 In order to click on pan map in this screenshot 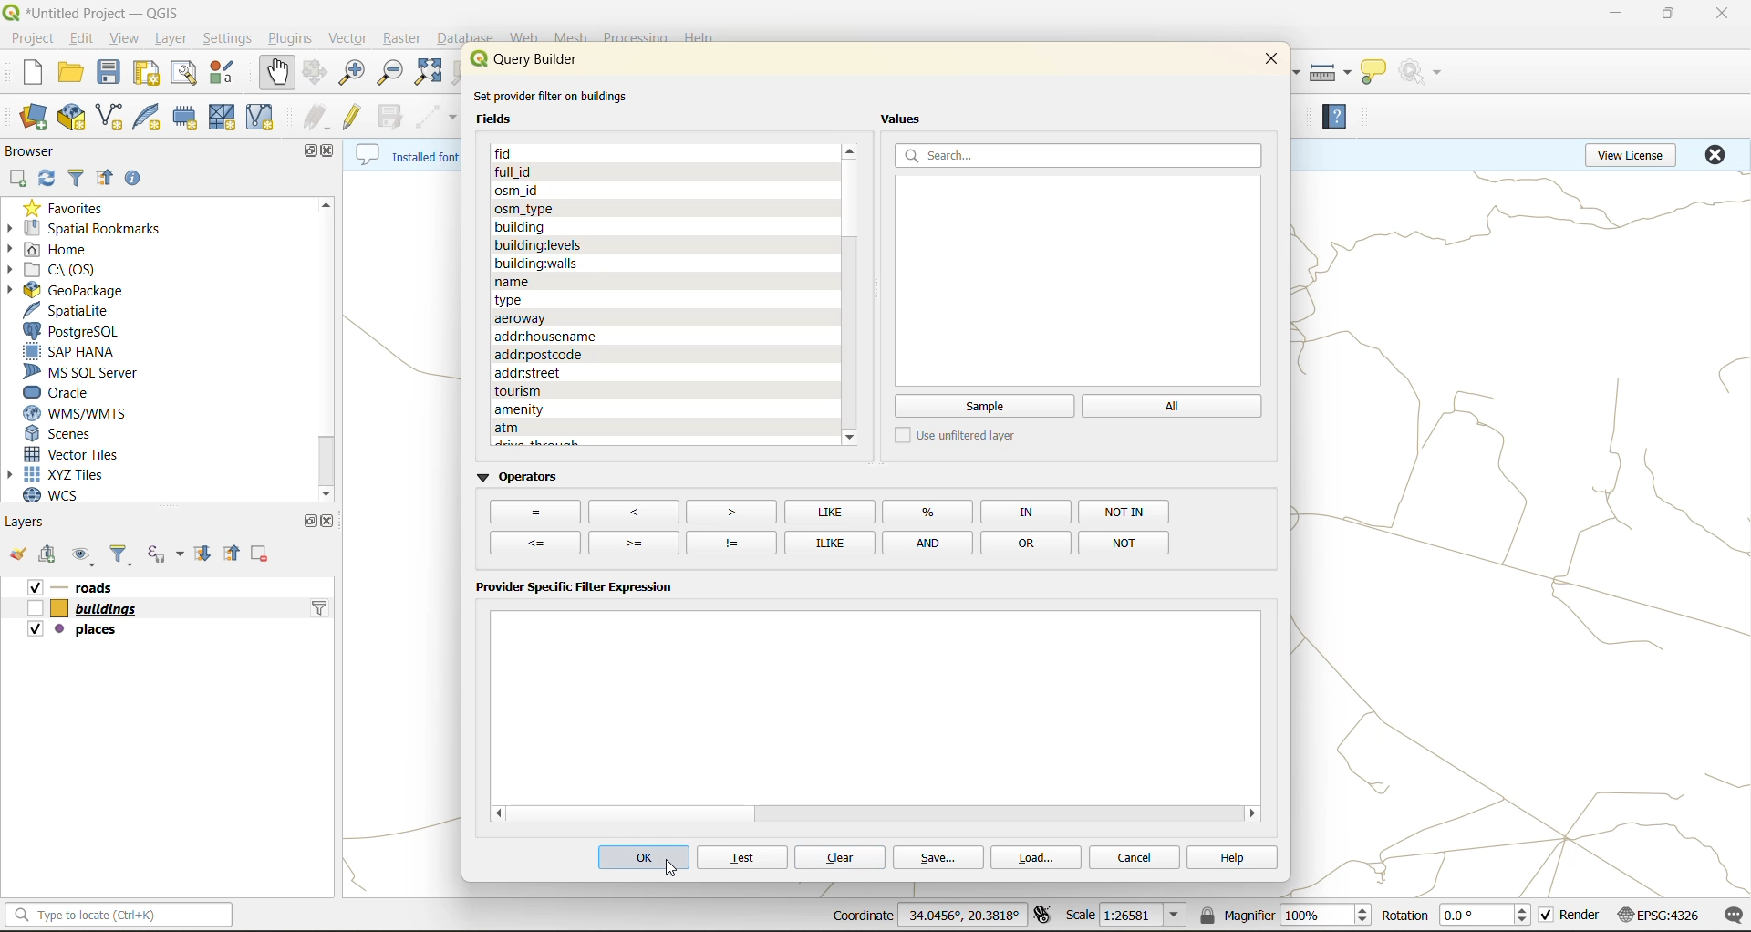, I will do `click(272, 75)`.